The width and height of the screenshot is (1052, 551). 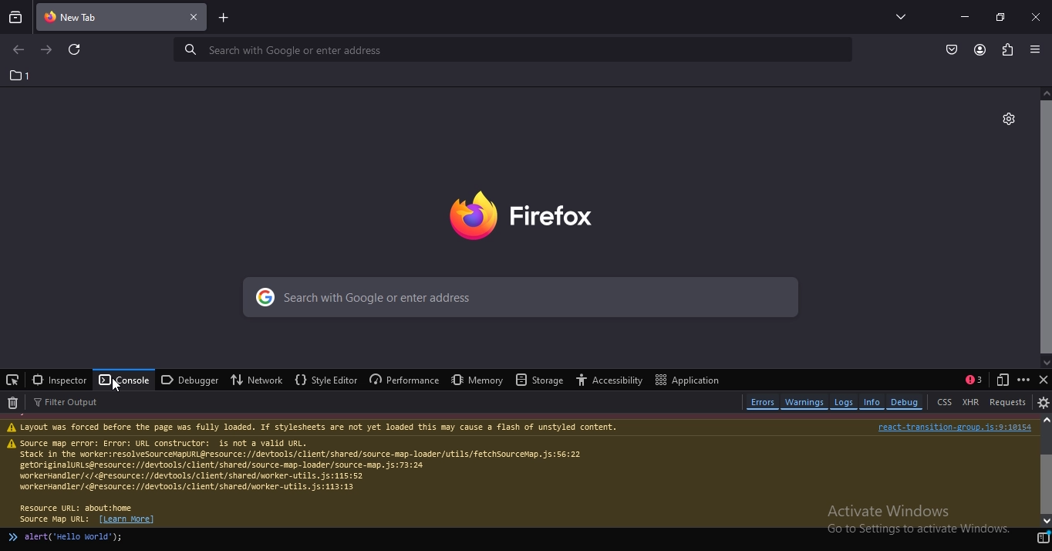 I want to click on restore tab, so click(x=1000, y=16).